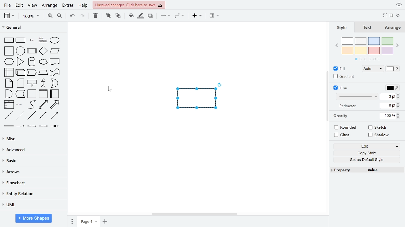 The image size is (405, 227). What do you see at coordinates (31, 51) in the screenshot?
I see `general shapes` at bounding box center [31, 51].